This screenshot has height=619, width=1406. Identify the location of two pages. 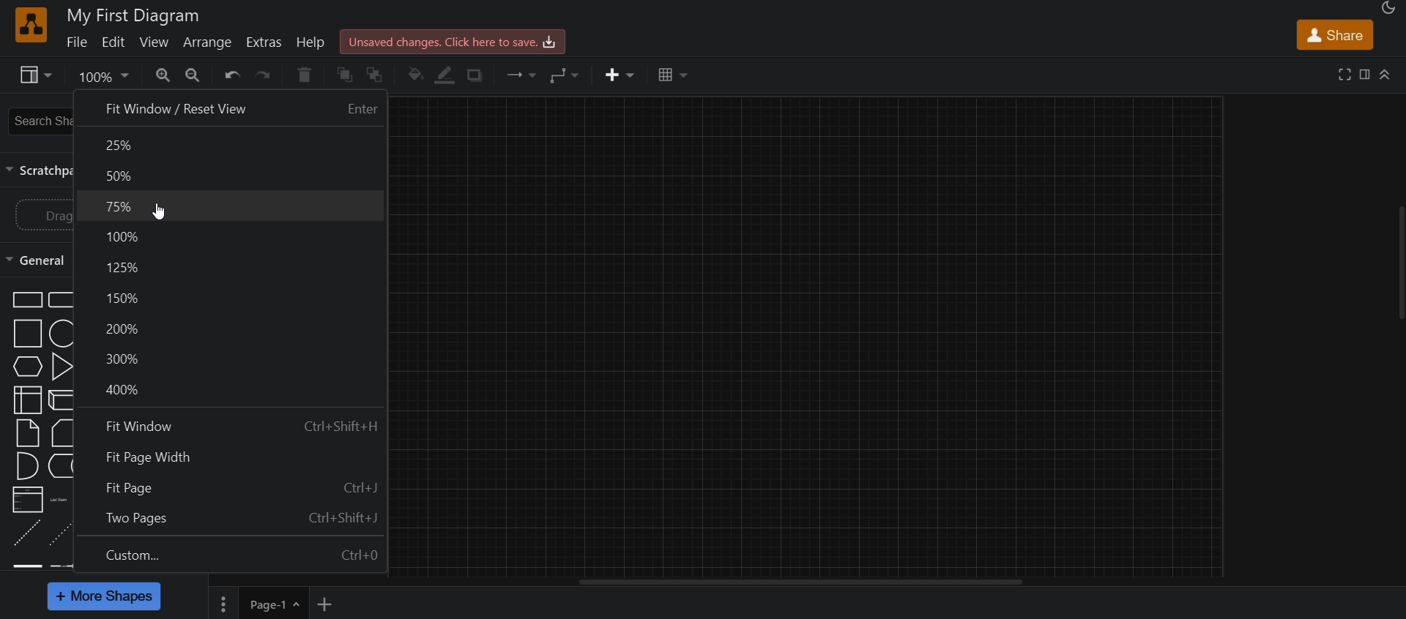
(236, 517).